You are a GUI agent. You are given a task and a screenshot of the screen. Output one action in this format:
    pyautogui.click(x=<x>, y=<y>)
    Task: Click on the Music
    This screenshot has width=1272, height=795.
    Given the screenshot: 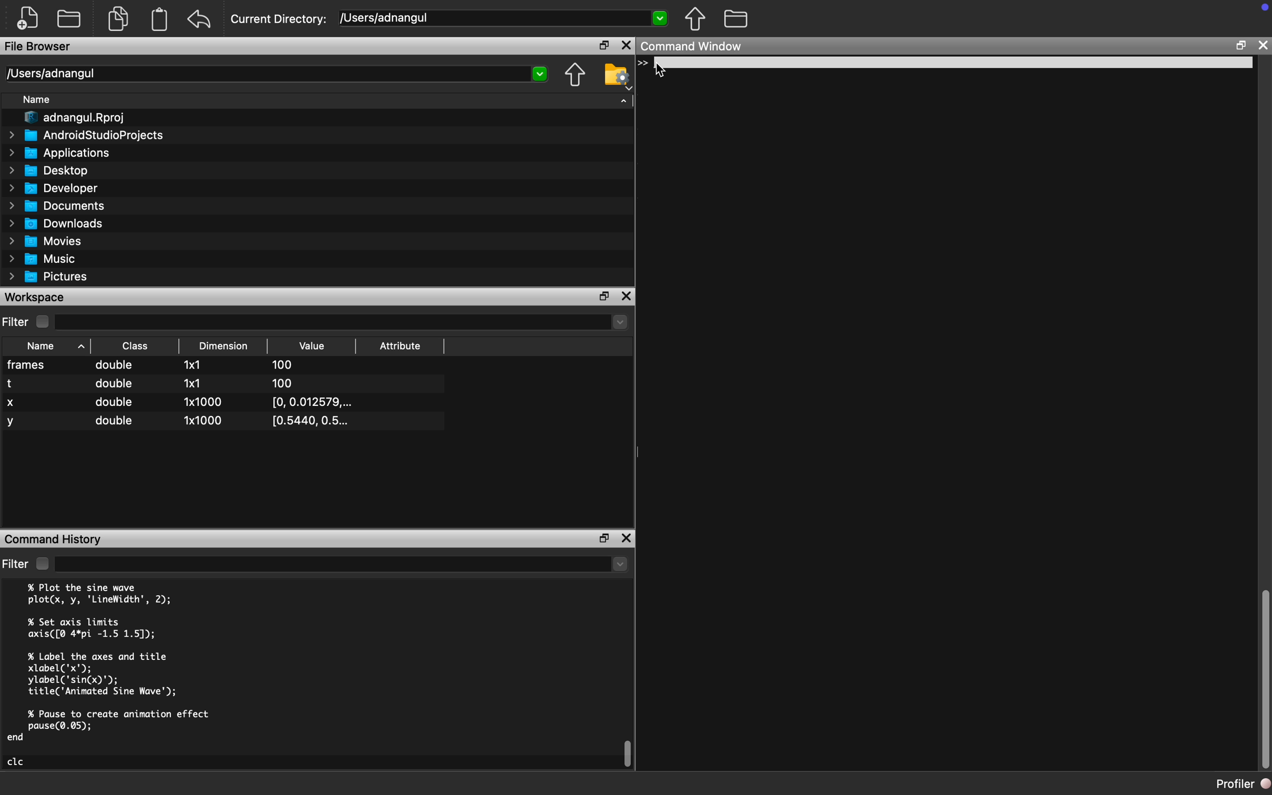 What is the action you would take?
    pyautogui.click(x=41, y=259)
    